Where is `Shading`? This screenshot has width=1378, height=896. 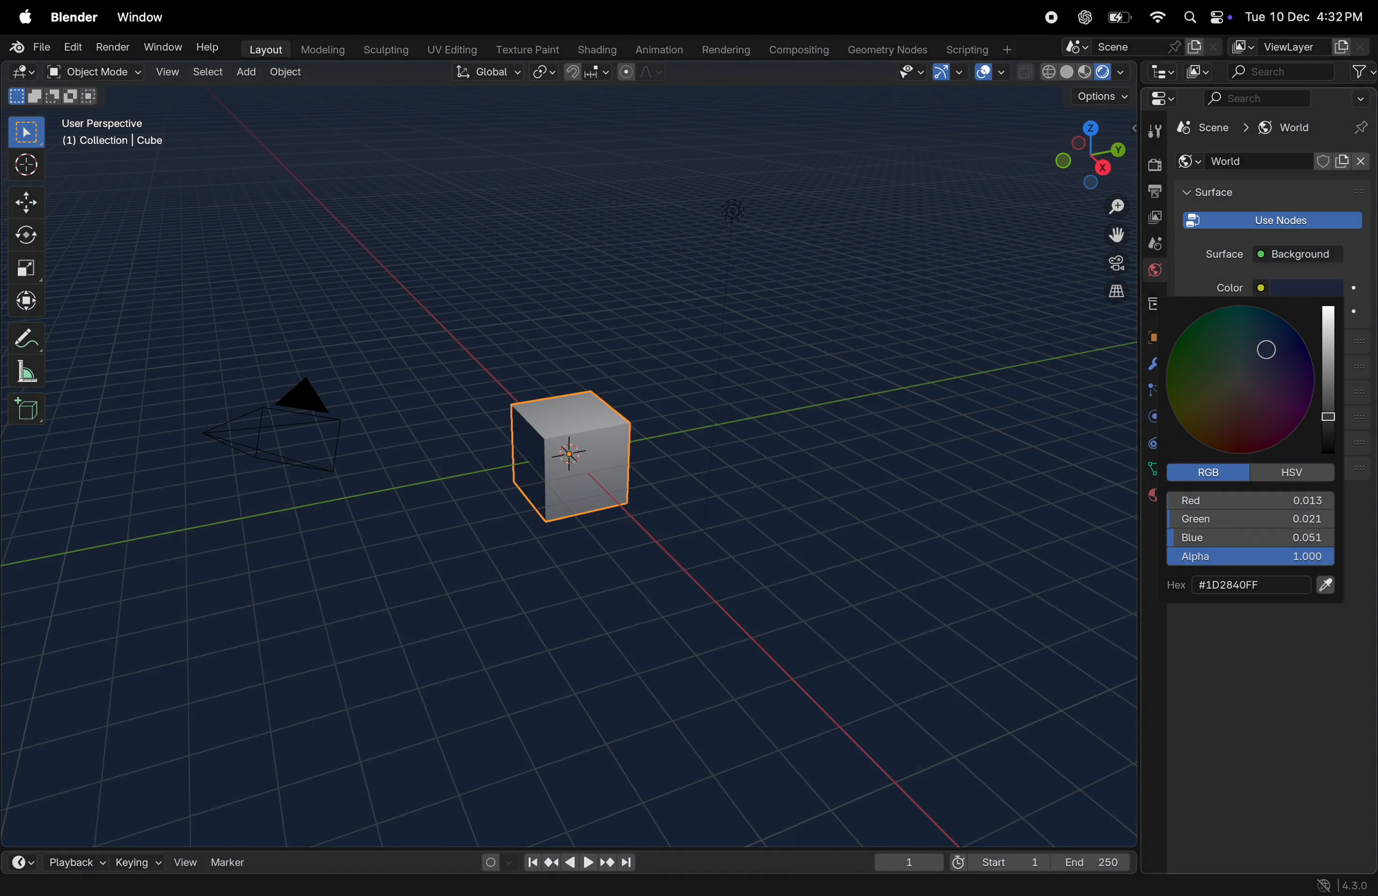 Shading is located at coordinates (595, 49).